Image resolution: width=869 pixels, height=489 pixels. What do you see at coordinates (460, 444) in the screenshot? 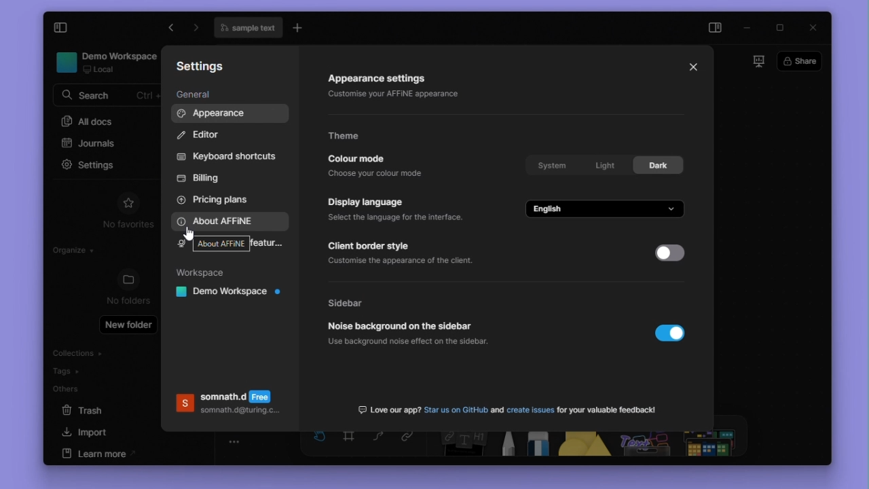
I see `Note` at bounding box center [460, 444].